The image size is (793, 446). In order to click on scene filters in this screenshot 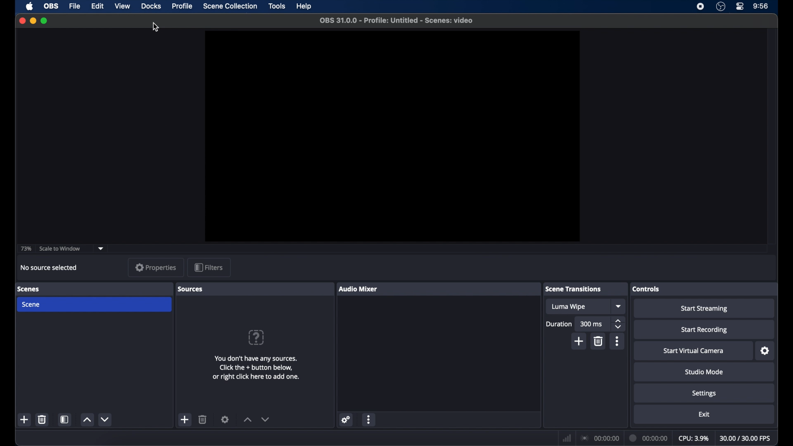, I will do `click(65, 419)`.